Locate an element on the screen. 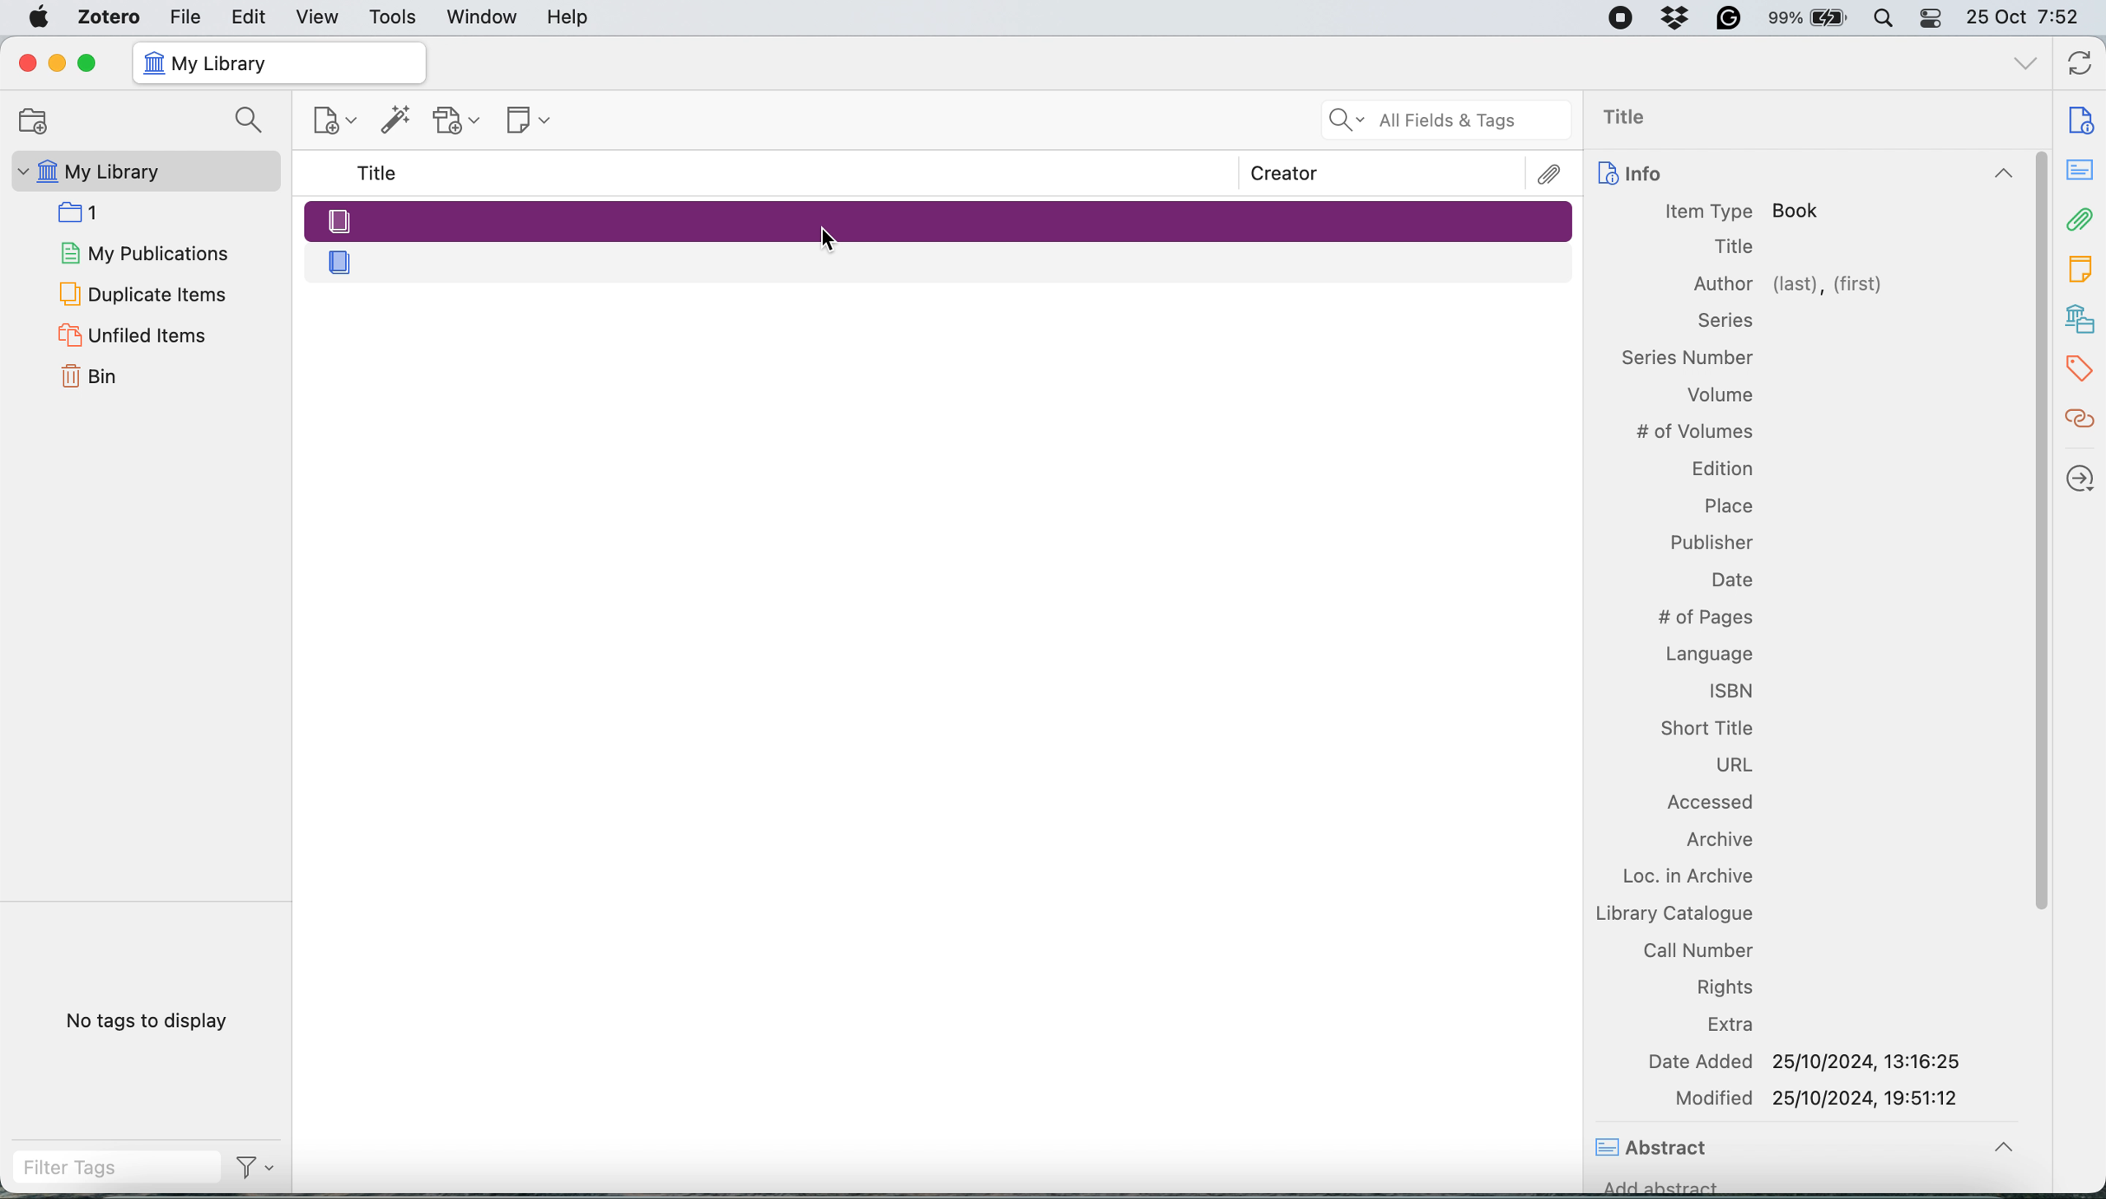  My Library is located at coordinates (278, 63).